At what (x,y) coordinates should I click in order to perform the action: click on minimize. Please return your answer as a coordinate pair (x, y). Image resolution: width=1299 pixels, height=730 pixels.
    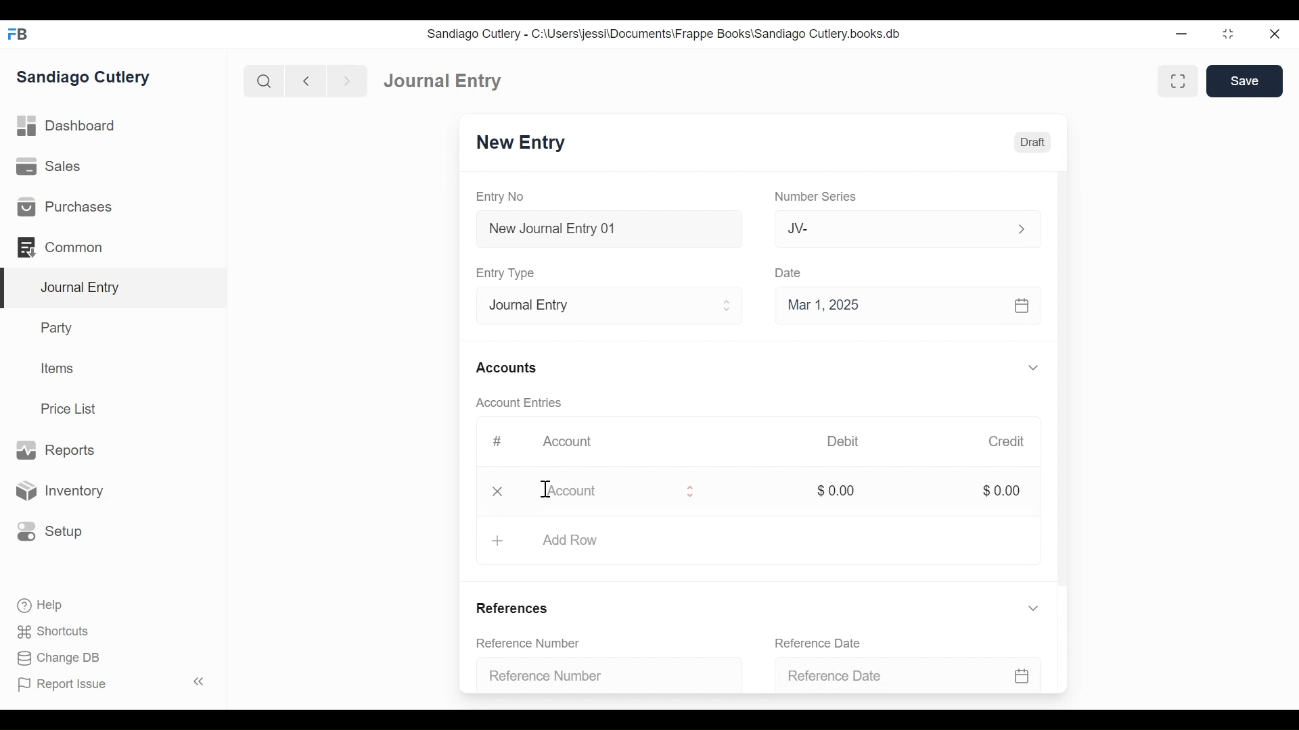
    Looking at the image, I should click on (1183, 31).